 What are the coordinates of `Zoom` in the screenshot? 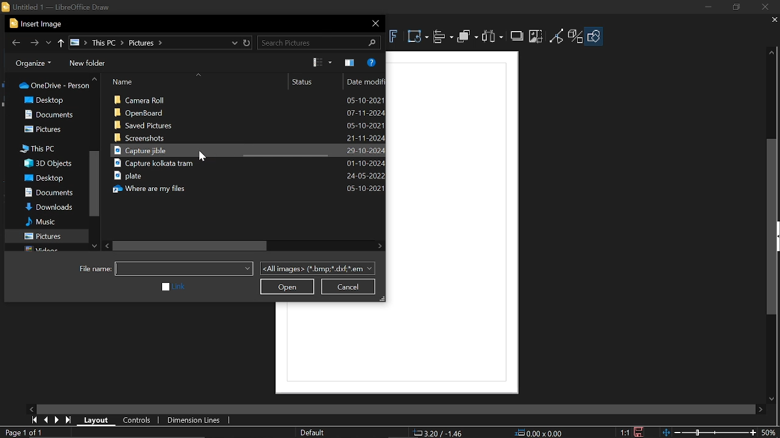 It's located at (720, 433).